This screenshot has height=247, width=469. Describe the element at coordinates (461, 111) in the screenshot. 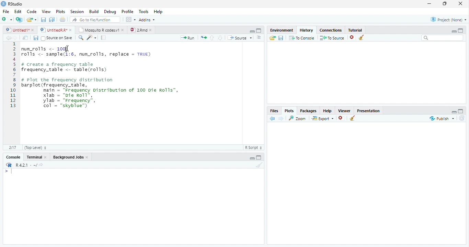

I see `Full Height` at that location.